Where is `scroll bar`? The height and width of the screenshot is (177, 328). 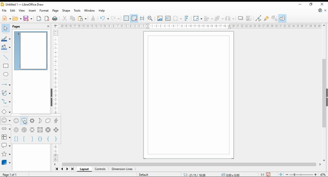
scroll bar is located at coordinates (324, 92).